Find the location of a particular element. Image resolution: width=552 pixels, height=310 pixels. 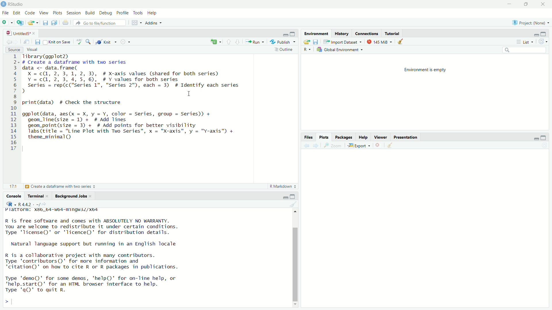

Load workspace is located at coordinates (307, 42).